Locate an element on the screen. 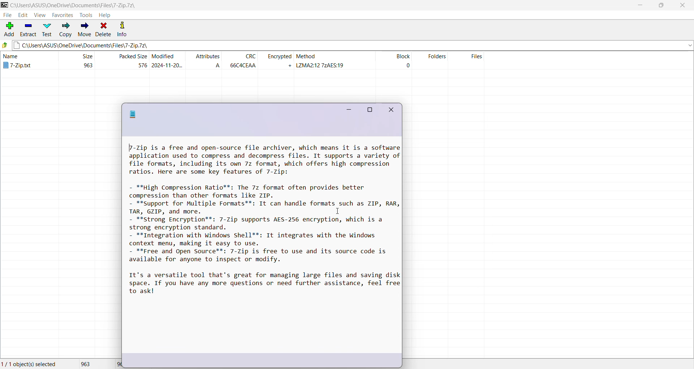 The image size is (694, 369). Extract is located at coordinates (28, 30).